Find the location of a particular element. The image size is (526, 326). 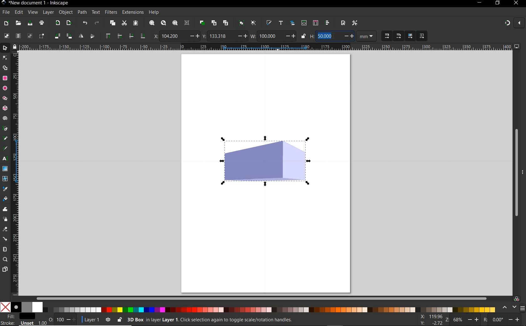

paint bucket tool is located at coordinates (6, 199).